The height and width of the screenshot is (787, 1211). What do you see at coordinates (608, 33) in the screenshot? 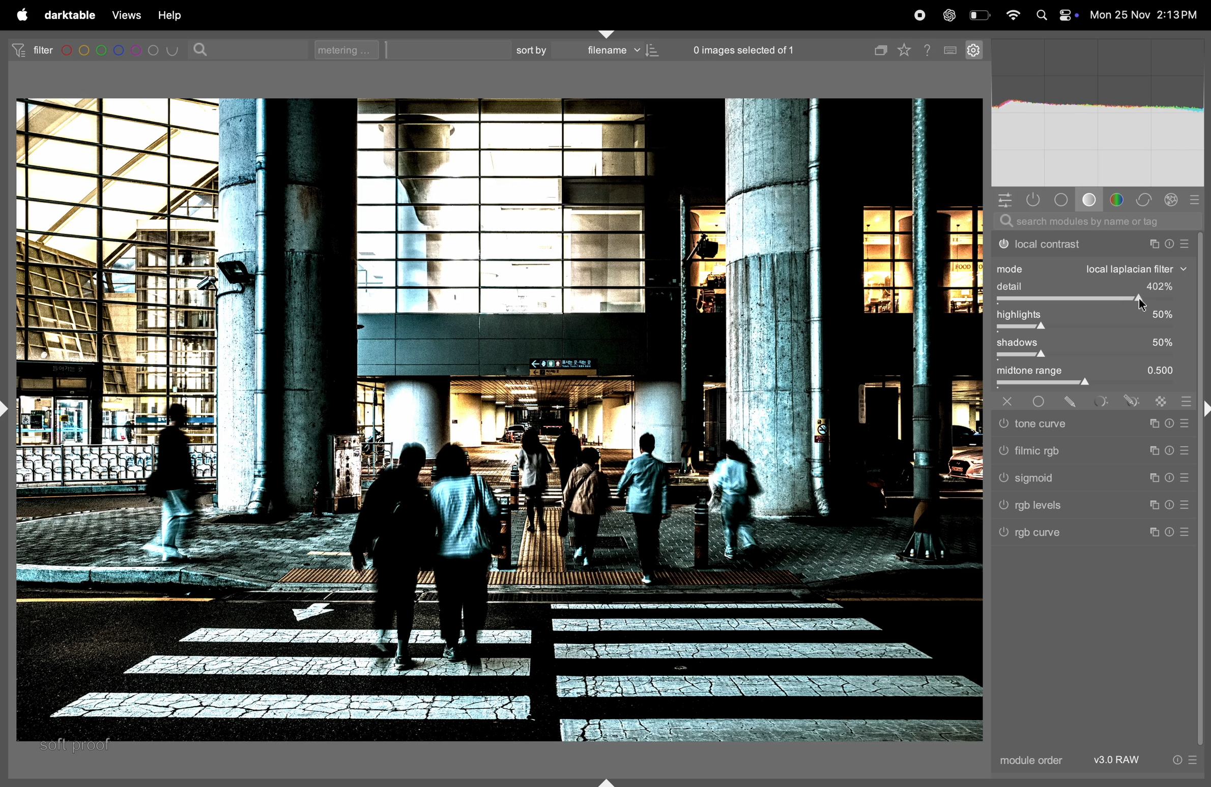
I see `shift+ctrl+t` at bounding box center [608, 33].